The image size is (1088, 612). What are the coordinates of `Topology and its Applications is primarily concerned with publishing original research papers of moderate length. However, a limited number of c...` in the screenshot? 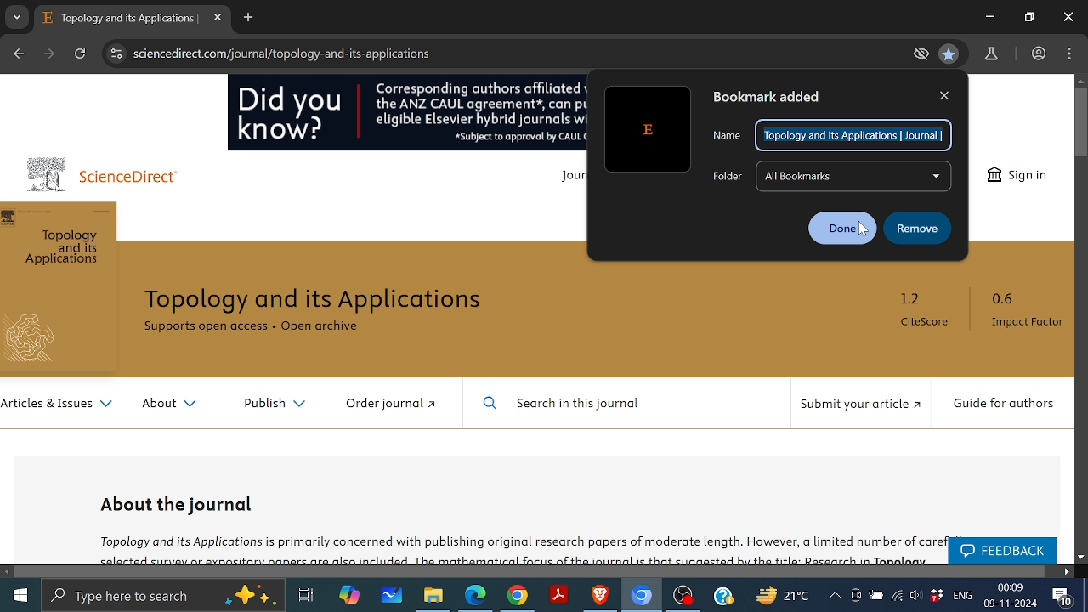 It's located at (516, 547).